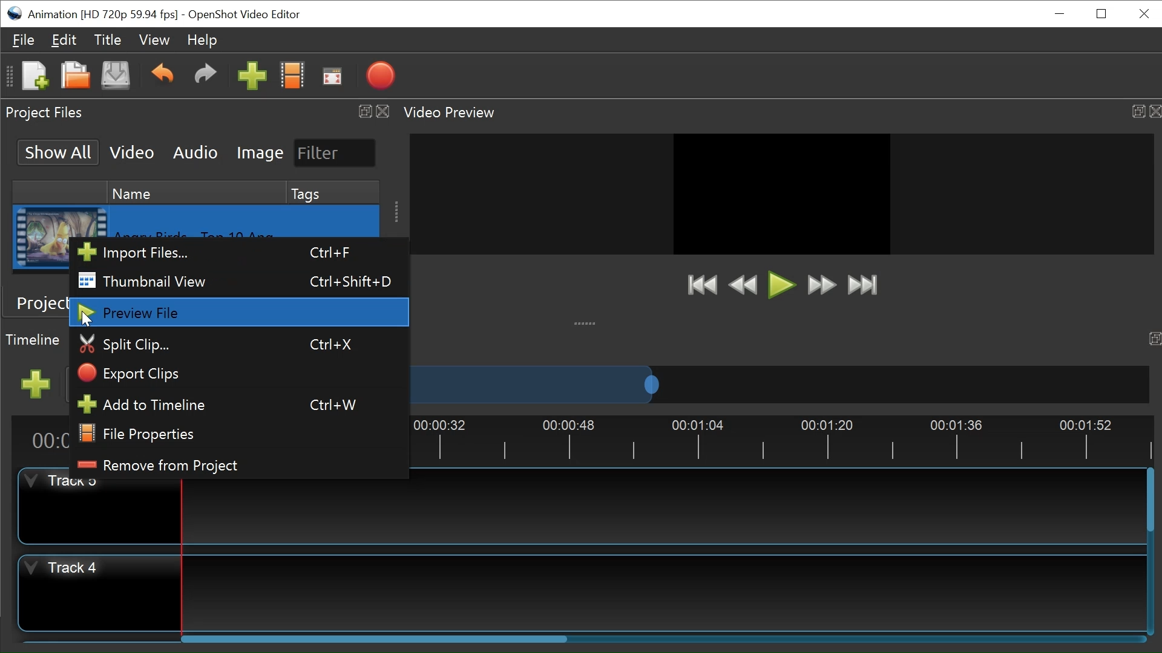 The width and height of the screenshot is (1162, 653). Describe the element at coordinates (335, 153) in the screenshot. I see `Filter` at that location.